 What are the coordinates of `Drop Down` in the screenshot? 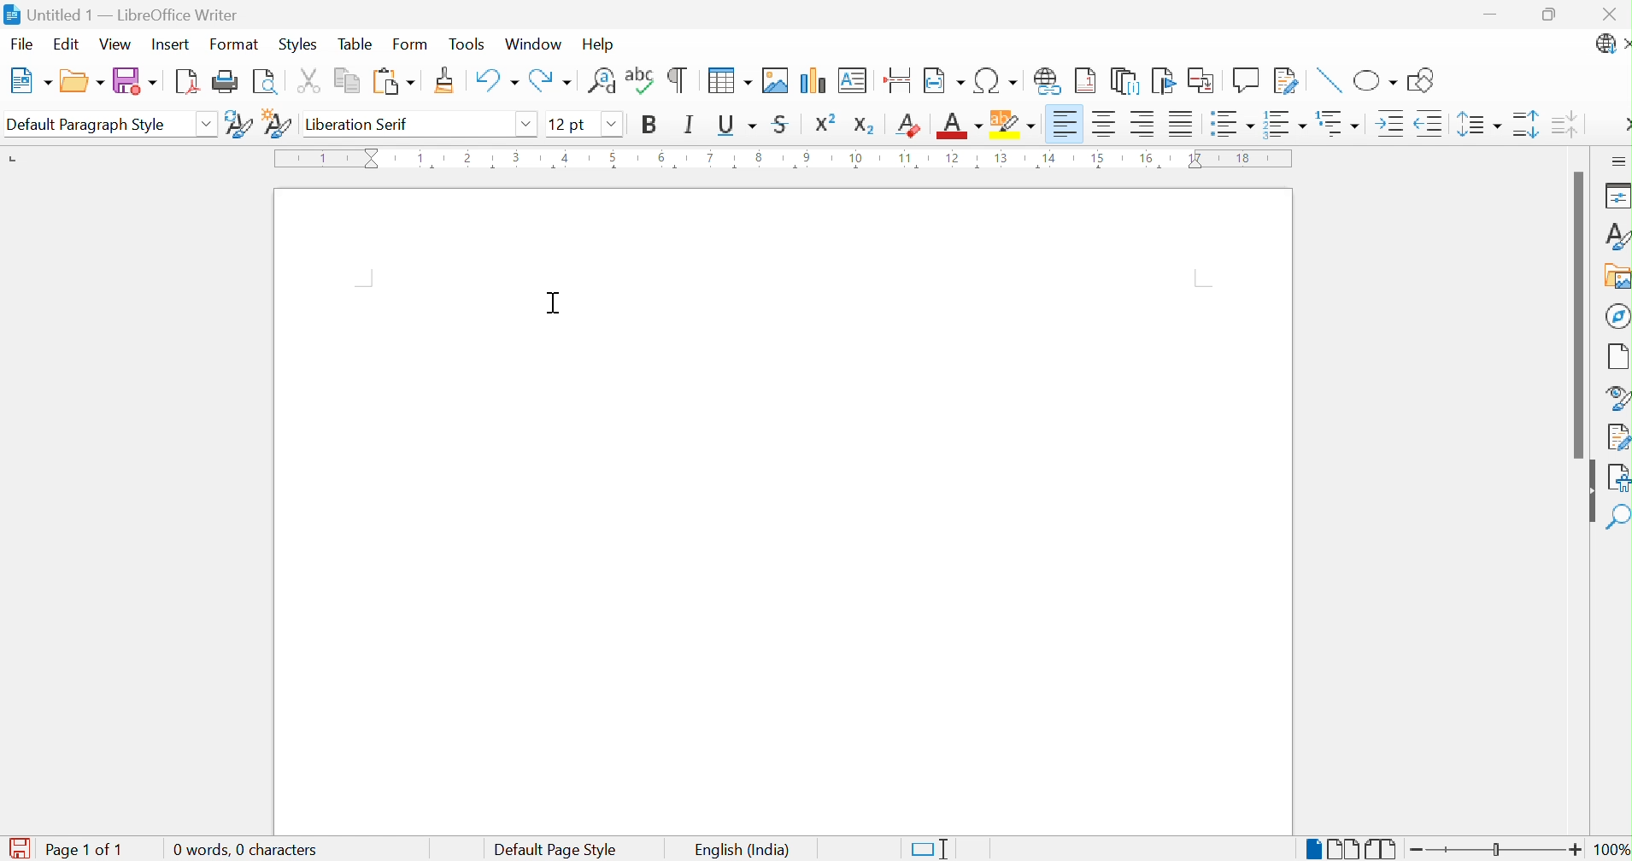 It's located at (207, 122).